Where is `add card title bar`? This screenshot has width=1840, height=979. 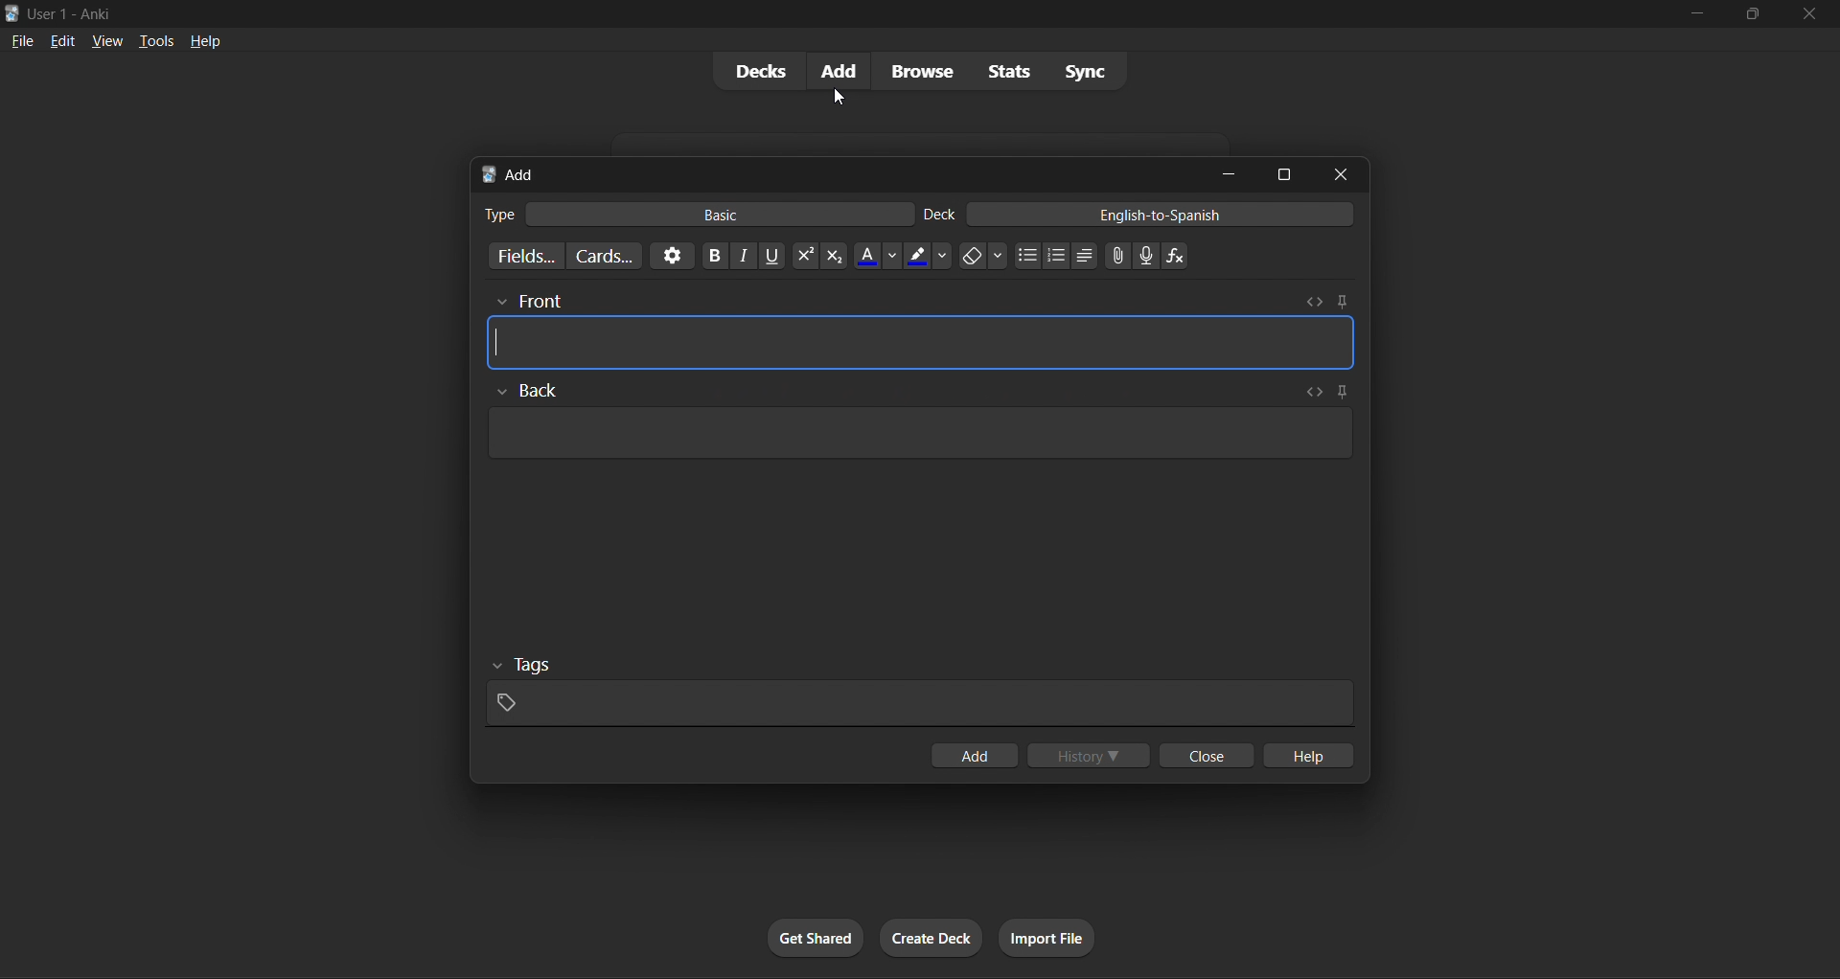
add card title bar is located at coordinates (834, 171).